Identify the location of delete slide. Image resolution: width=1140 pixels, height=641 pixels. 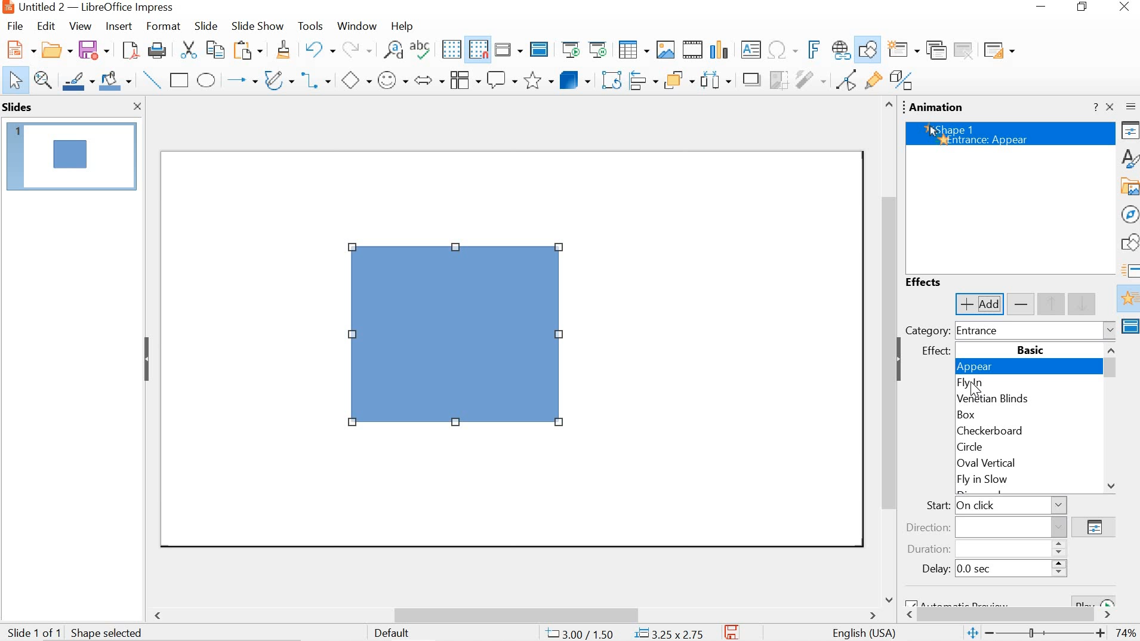
(965, 52).